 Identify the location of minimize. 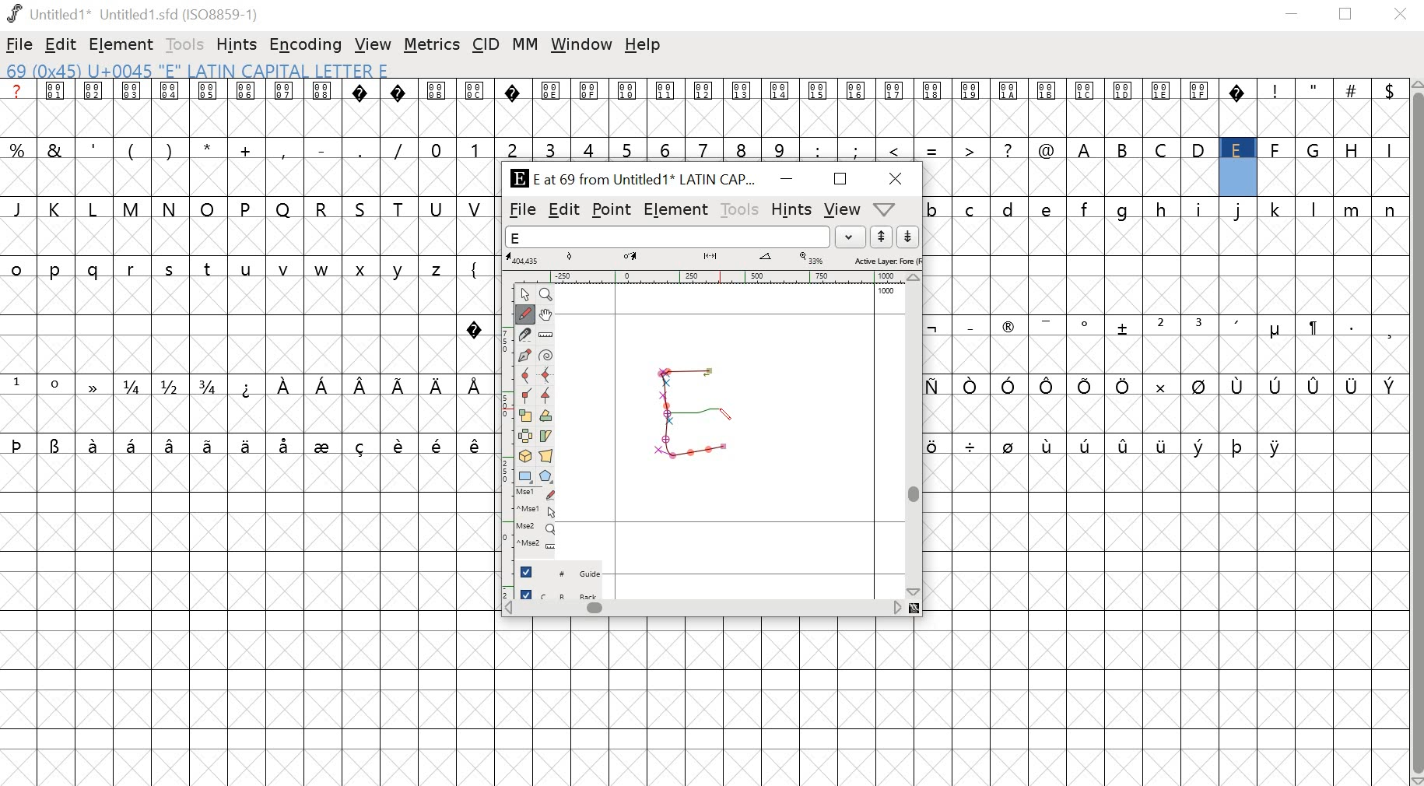
(1292, 16).